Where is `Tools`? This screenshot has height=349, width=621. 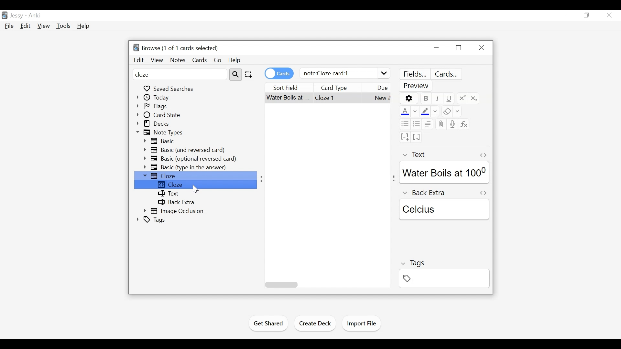 Tools is located at coordinates (63, 26).